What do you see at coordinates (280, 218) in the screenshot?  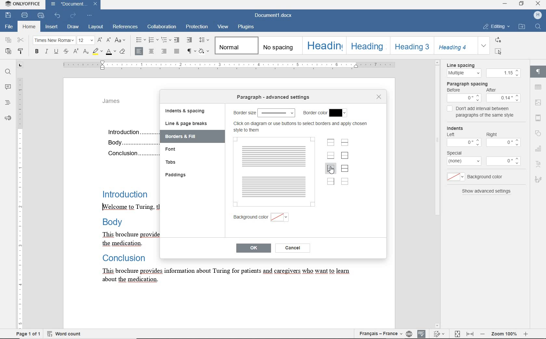 I see `background color options` at bounding box center [280, 218].